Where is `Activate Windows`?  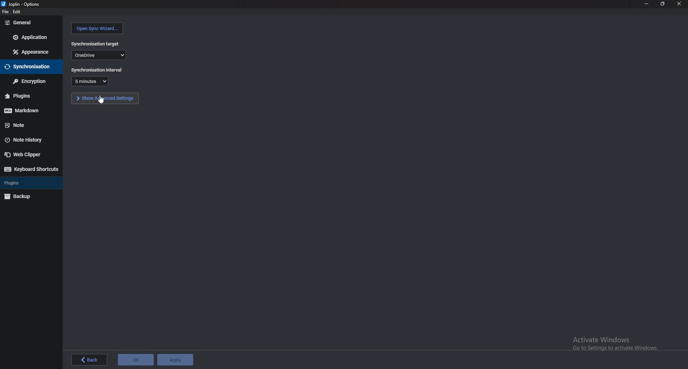 Activate Windows is located at coordinates (611, 343).